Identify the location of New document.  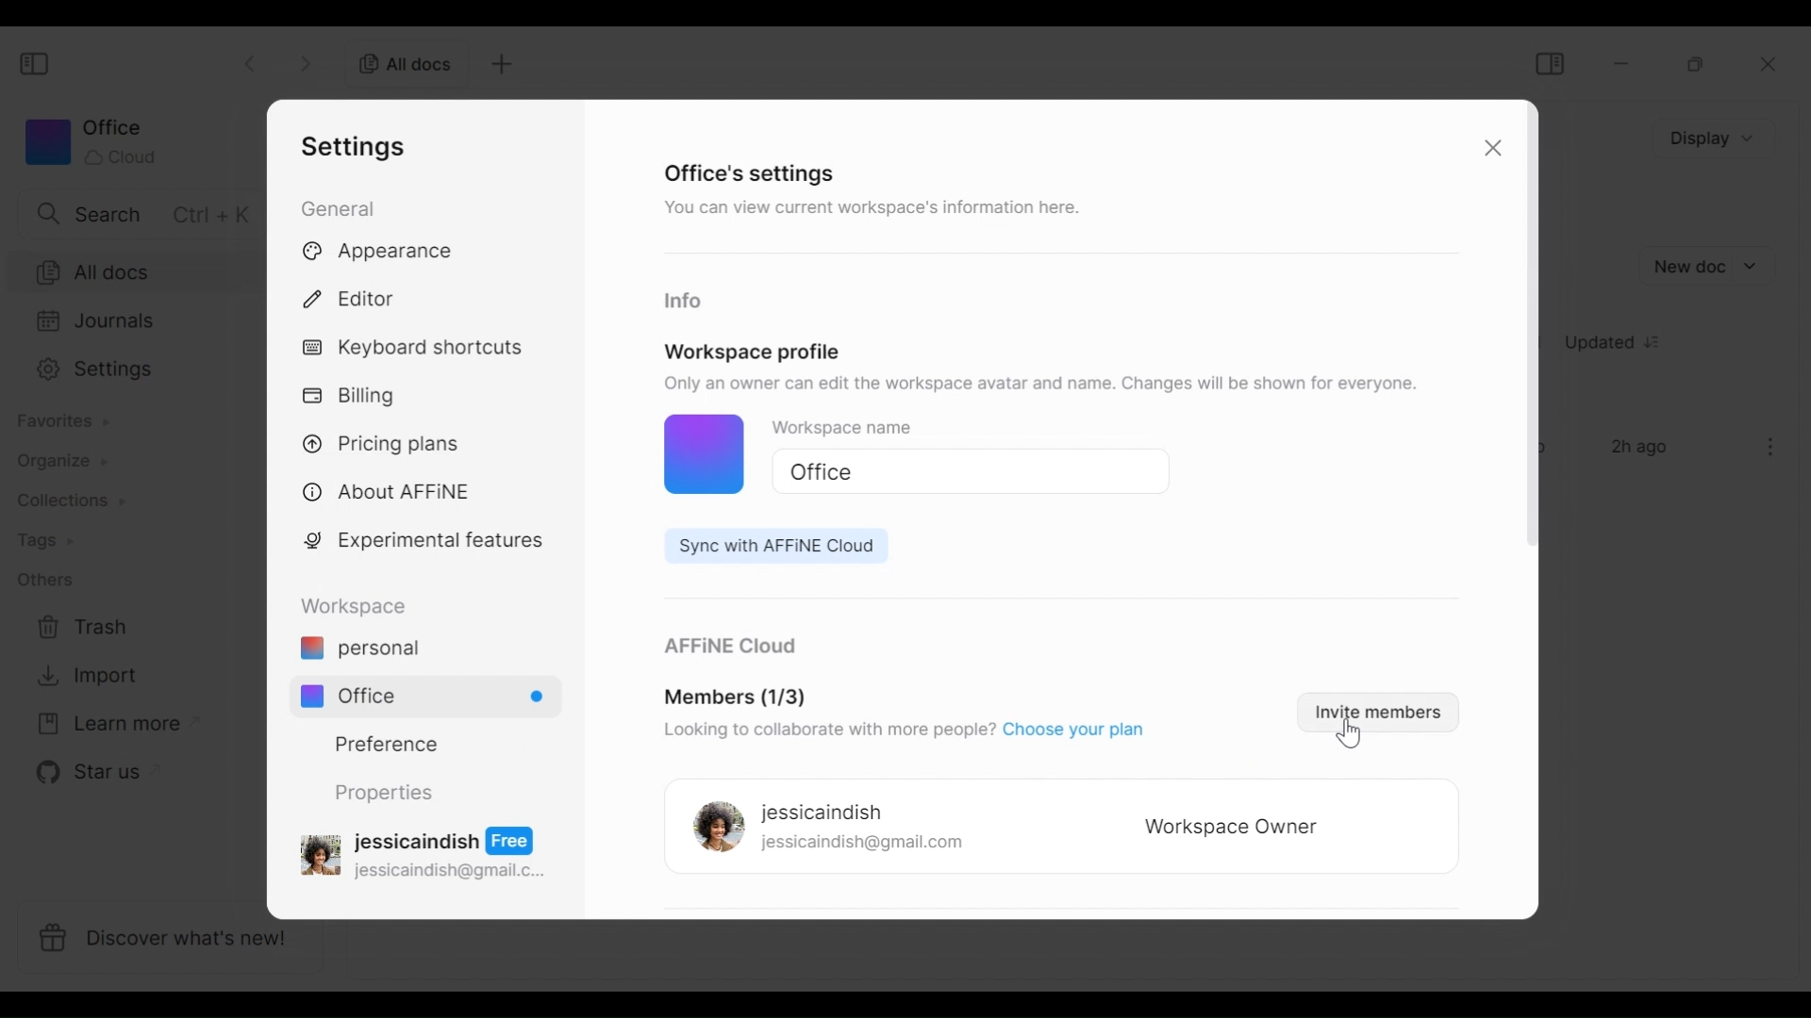
(1706, 267).